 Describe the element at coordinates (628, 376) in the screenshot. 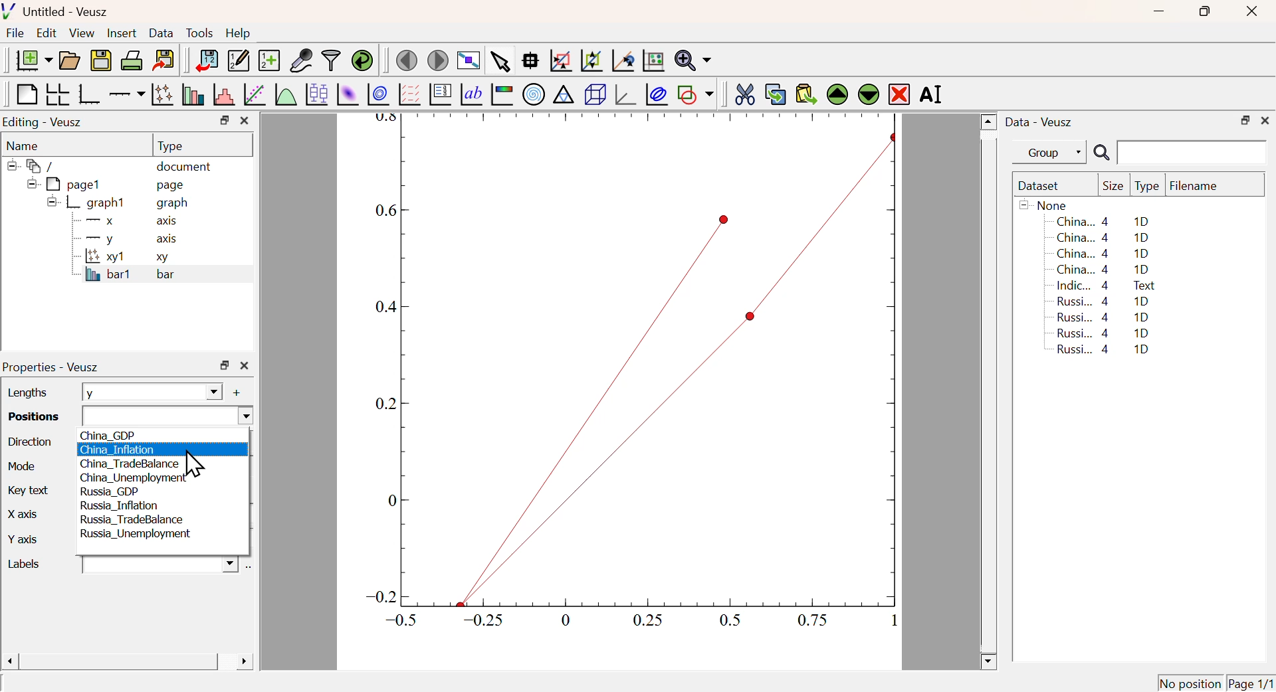

I see `Graph` at that location.